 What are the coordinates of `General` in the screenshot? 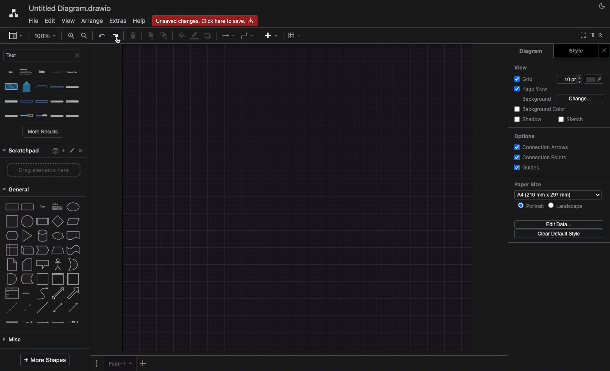 It's located at (20, 190).